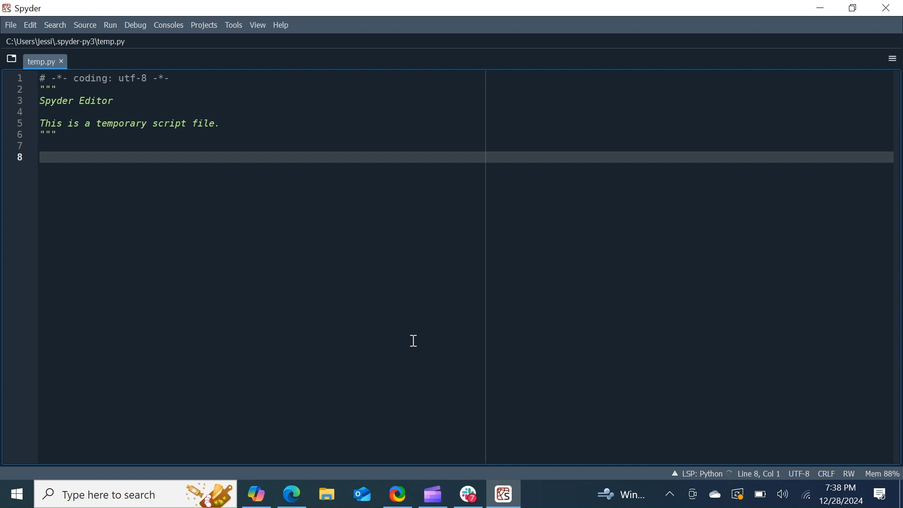  I want to click on Time, so click(839, 488).